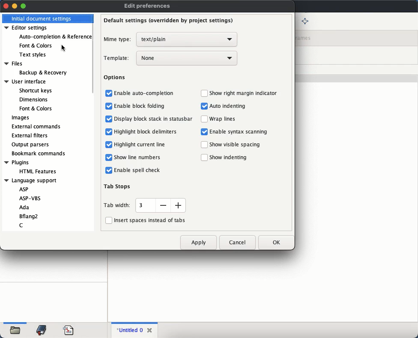  Describe the element at coordinates (237, 243) in the screenshot. I see `cancel` at that location.